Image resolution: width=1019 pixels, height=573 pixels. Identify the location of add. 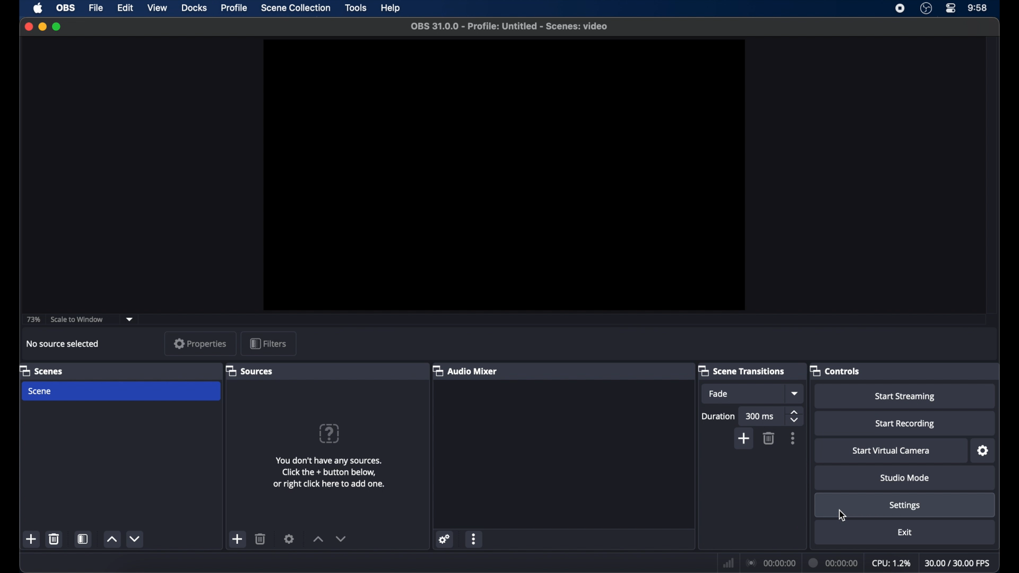
(743, 439).